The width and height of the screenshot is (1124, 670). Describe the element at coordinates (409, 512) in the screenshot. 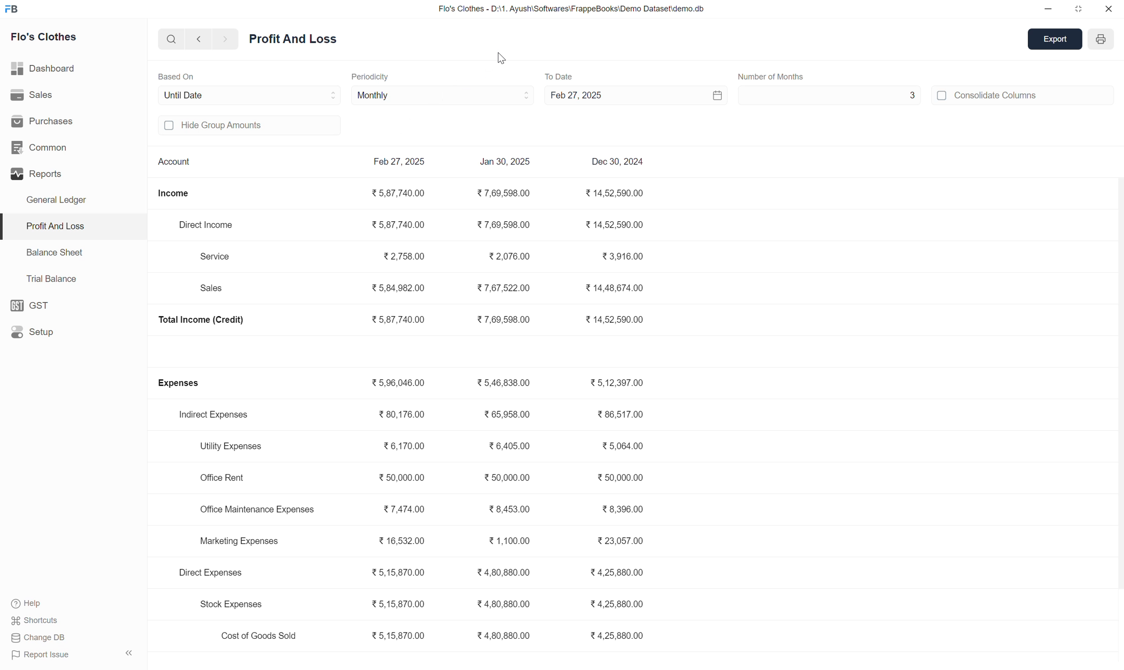

I see `₹7,474.00` at that location.